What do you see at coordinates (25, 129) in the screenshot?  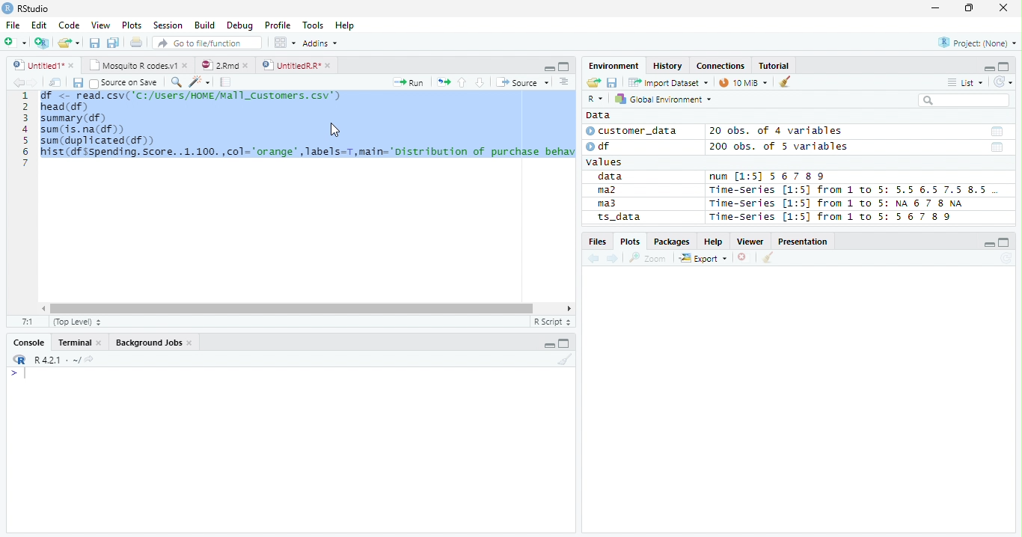 I see `Row Number` at bounding box center [25, 129].